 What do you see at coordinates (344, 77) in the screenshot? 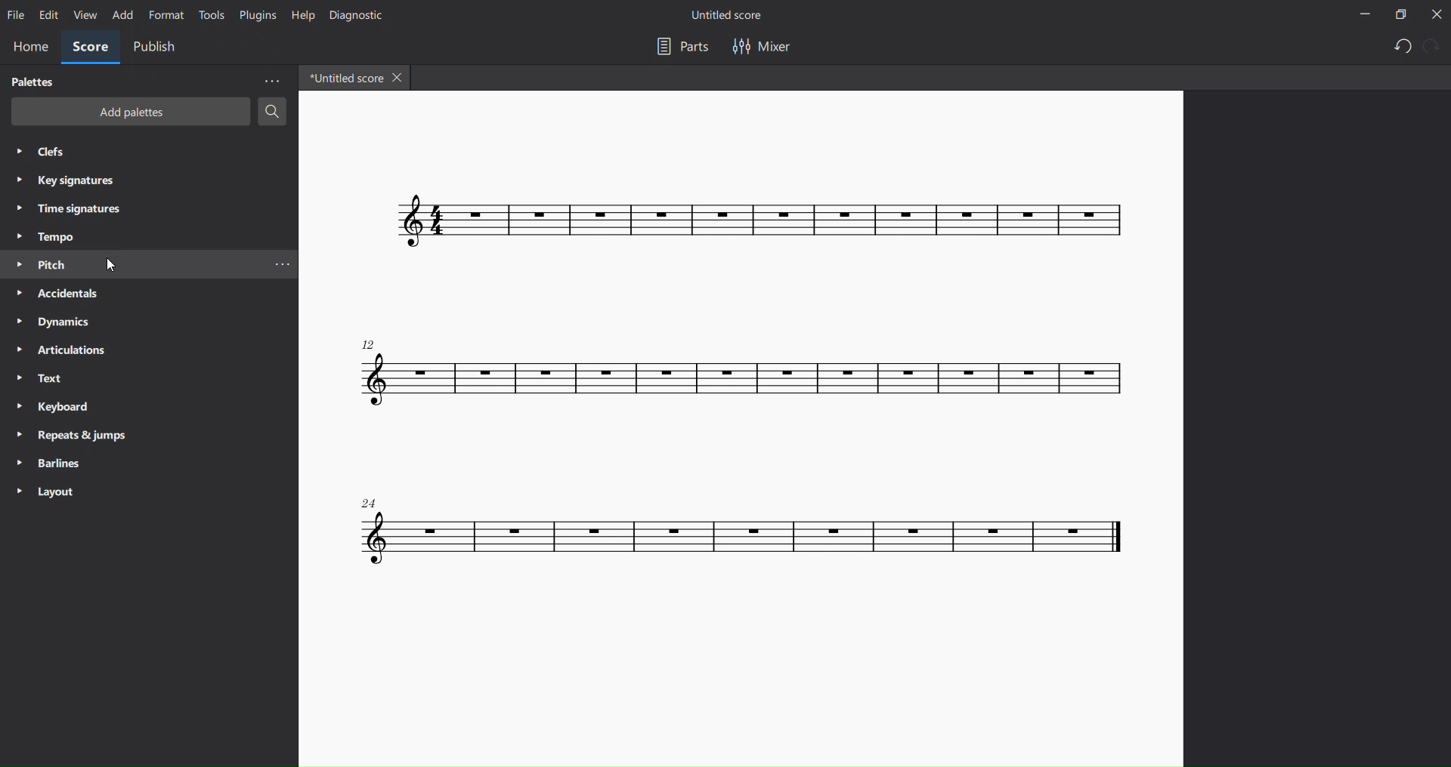
I see `title` at bounding box center [344, 77].